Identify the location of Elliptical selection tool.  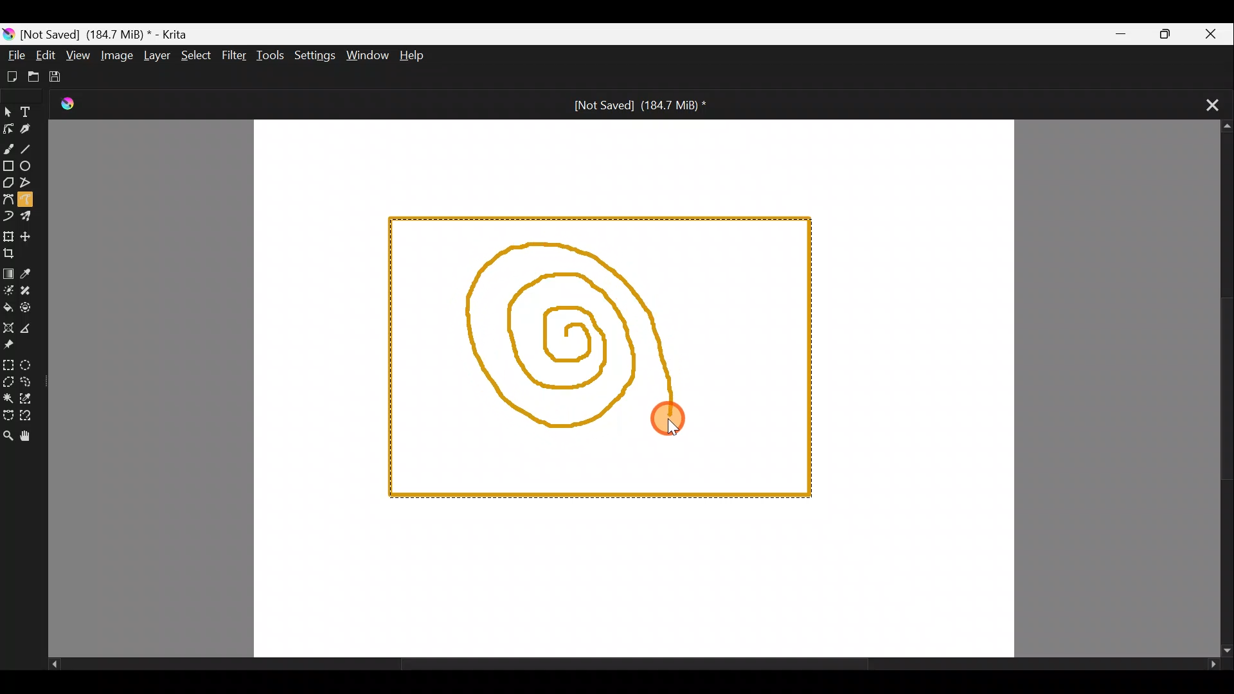
(31, 364).